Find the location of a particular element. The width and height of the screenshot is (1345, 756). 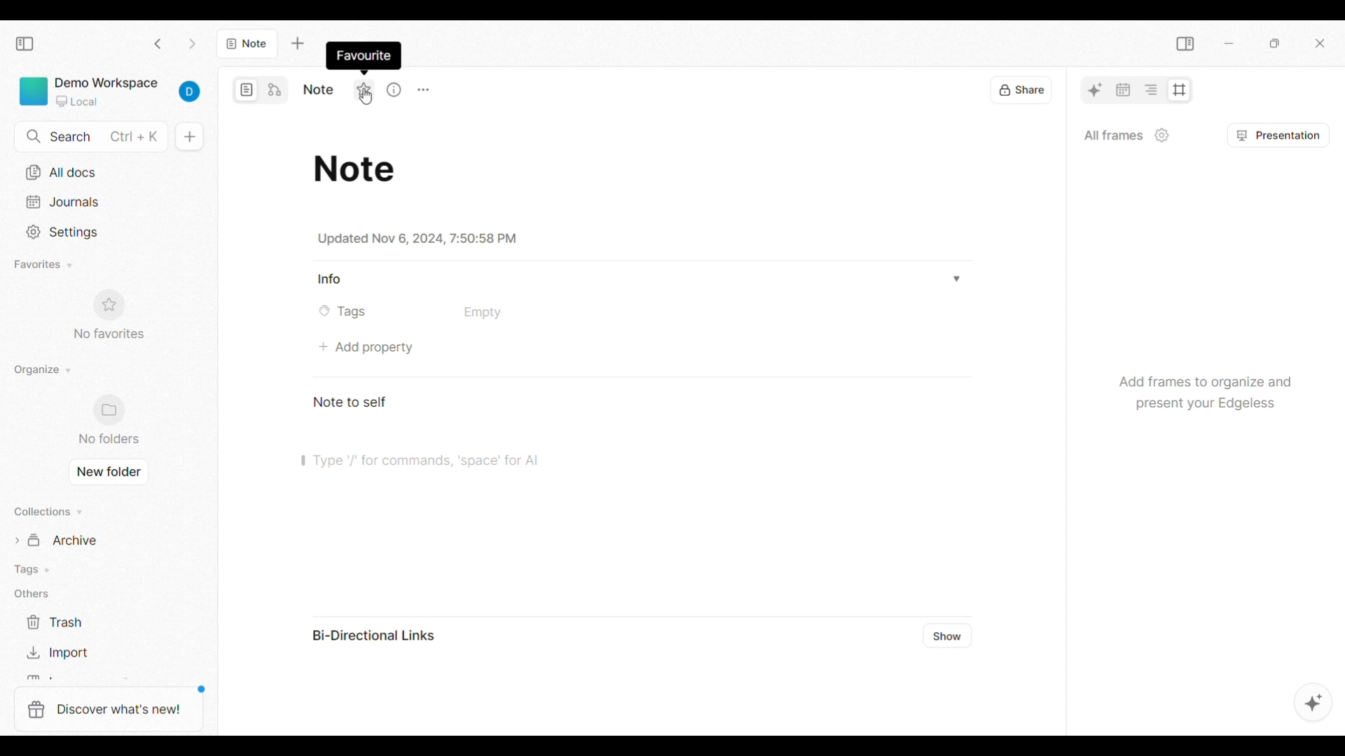

Current edit mode is located at coordinates (247, 90).